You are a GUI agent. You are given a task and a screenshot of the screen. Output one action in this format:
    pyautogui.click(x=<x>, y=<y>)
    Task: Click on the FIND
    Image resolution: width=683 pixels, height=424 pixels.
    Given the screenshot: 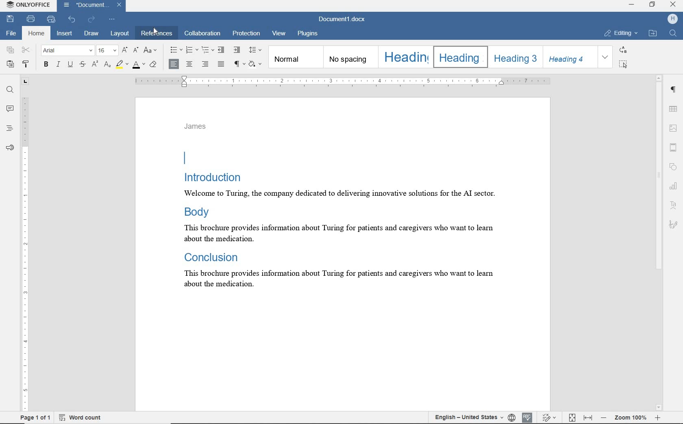 What is the action you would take?
    pyautogui.click(x=673, y=34)
    